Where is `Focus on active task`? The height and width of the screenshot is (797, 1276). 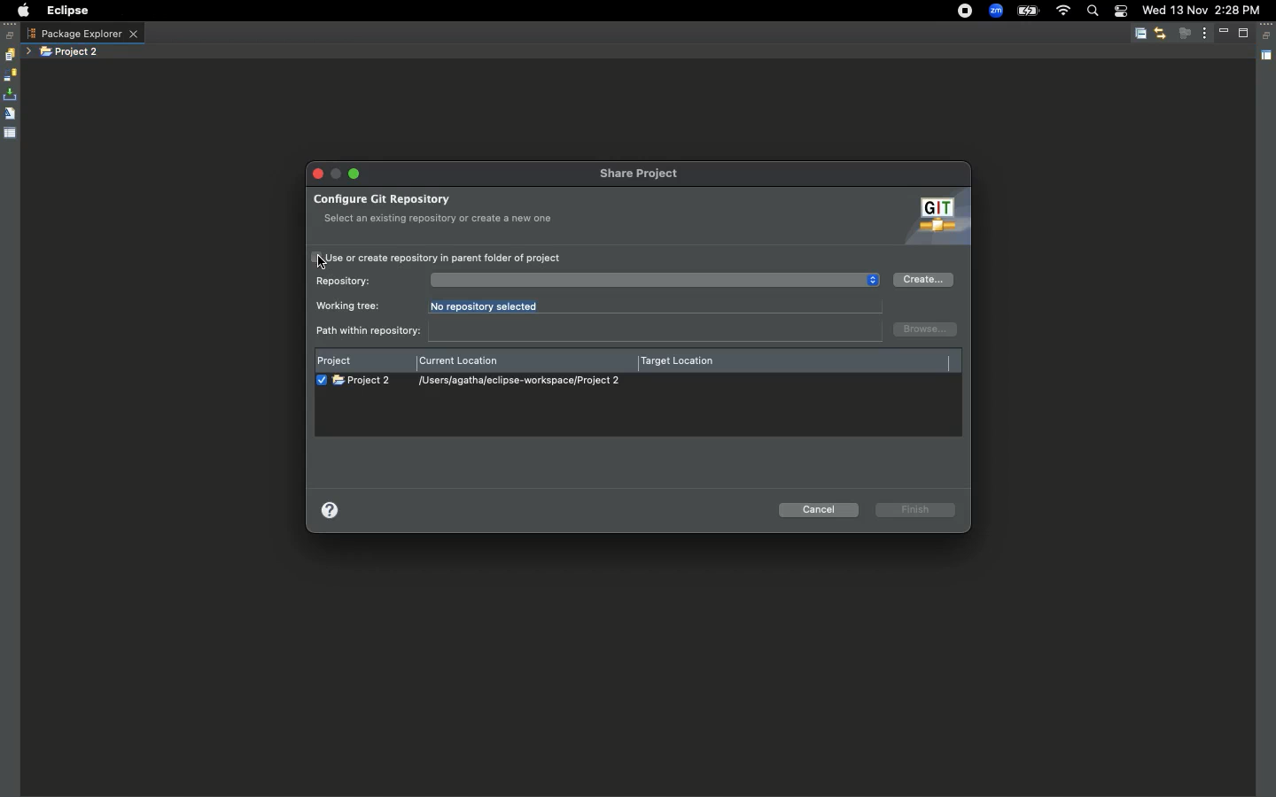
Focus on active task is located at coordinates (1185, 33).